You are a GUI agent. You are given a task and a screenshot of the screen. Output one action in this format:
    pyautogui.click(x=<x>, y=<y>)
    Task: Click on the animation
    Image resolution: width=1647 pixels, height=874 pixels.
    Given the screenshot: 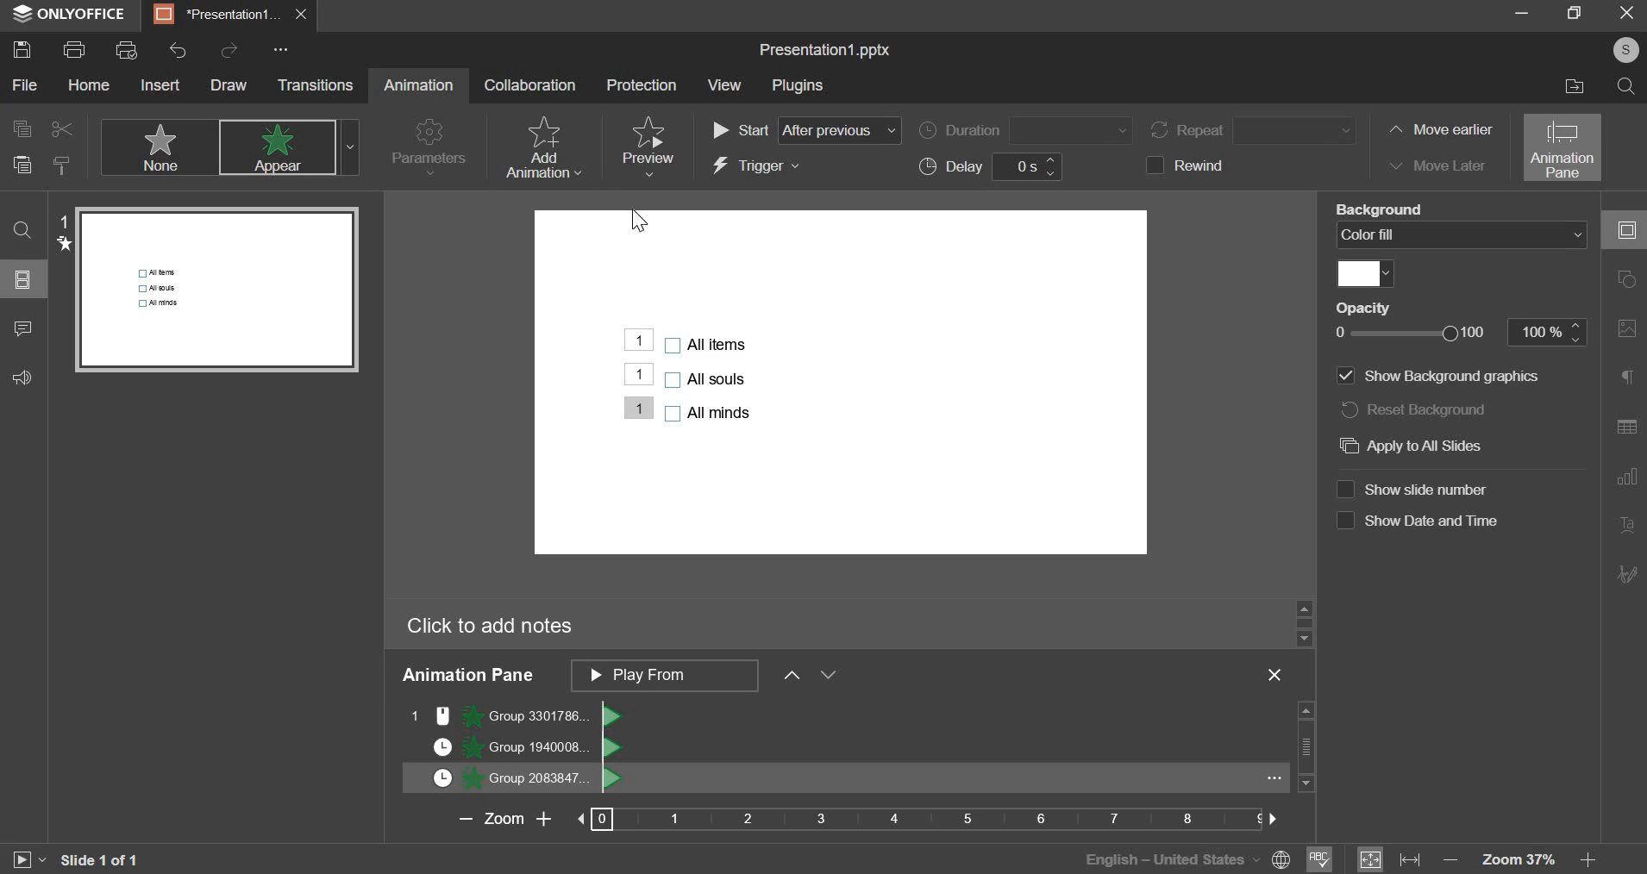 What is the action you would take?
    pyautogui.click(x=418, y=84)
    